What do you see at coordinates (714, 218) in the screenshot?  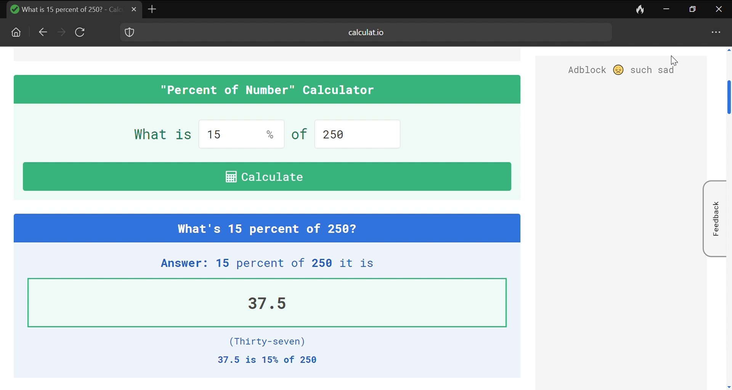 I see `Feedback` at bounding box center [714, 218].